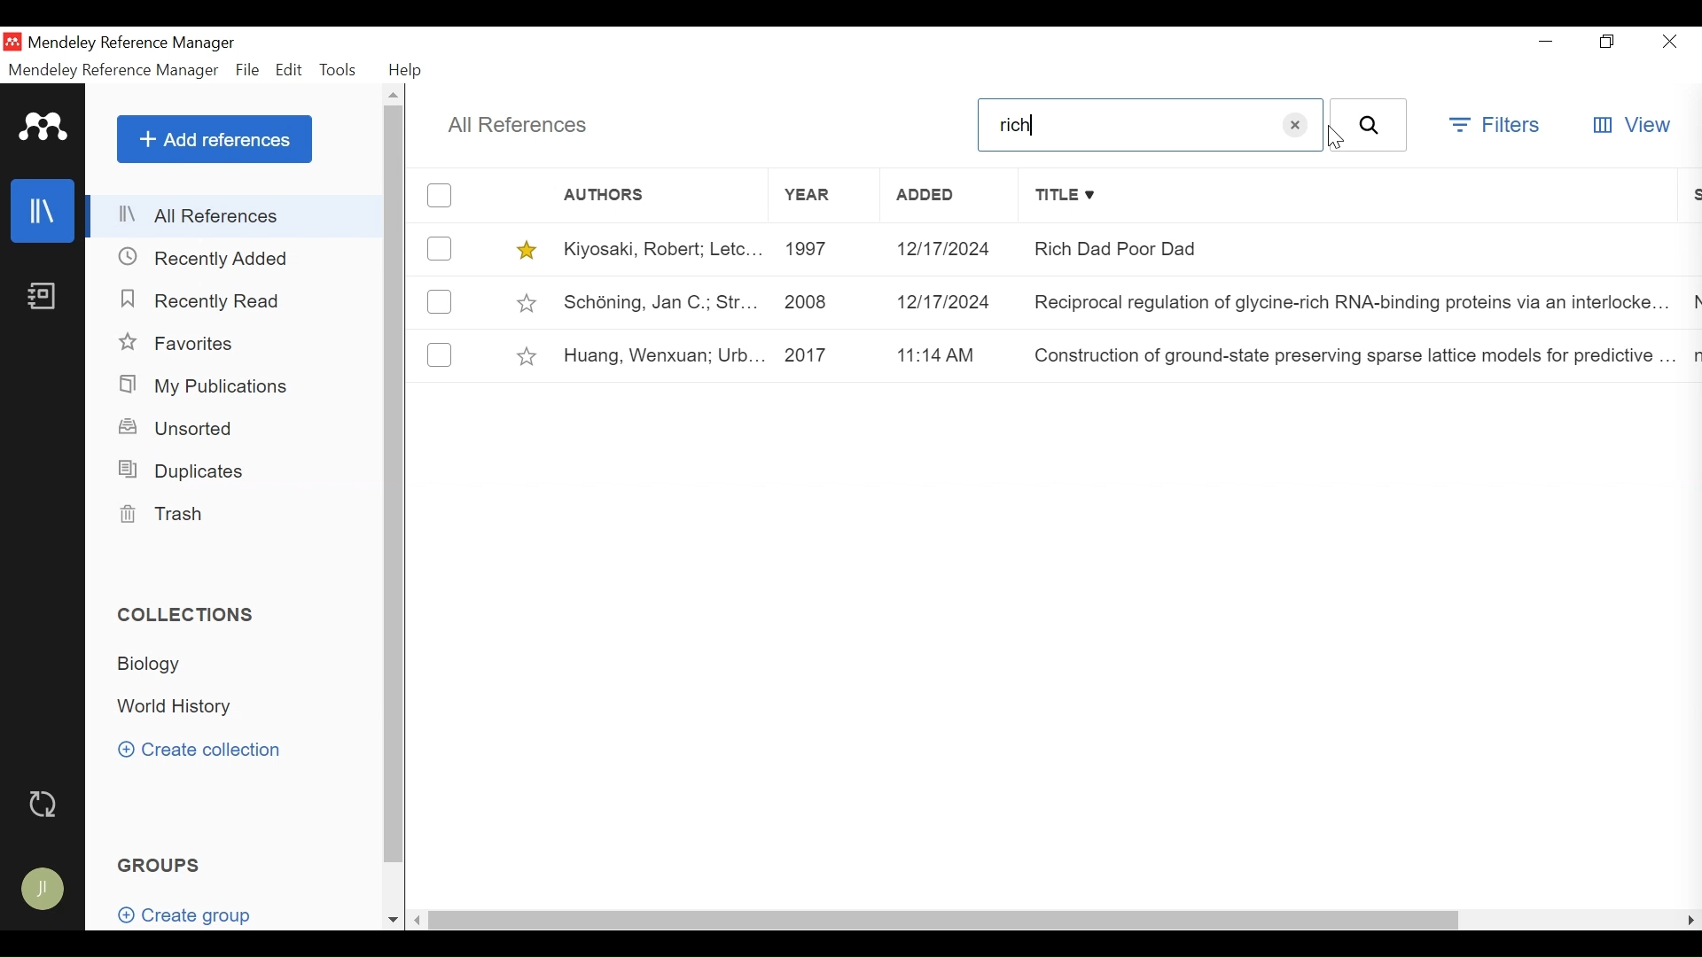 The image size is (1702, 957). Describe the element at coordinates (1332, 140) in the screenshot. I see `Cursor ` at that location.